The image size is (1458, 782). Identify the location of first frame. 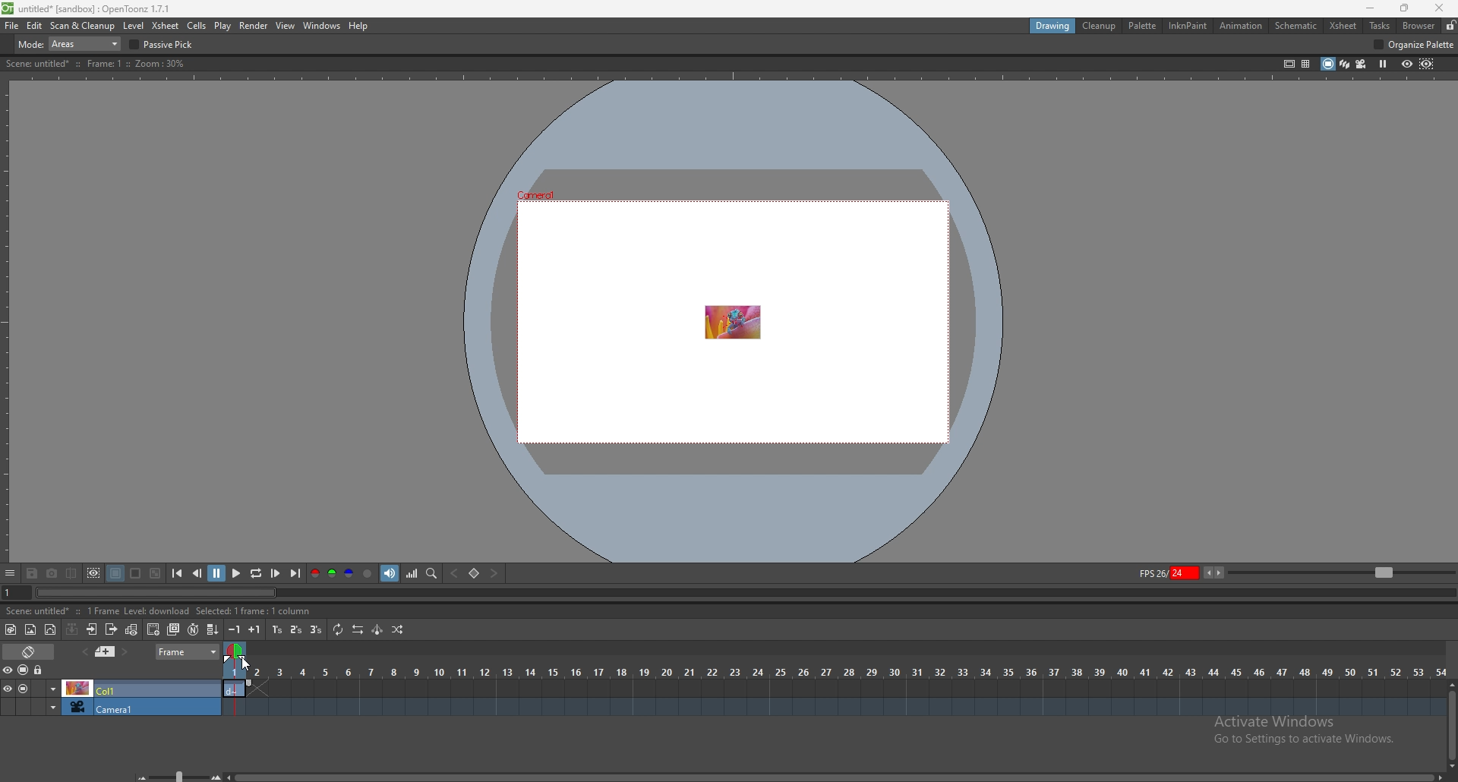
(178, 574).